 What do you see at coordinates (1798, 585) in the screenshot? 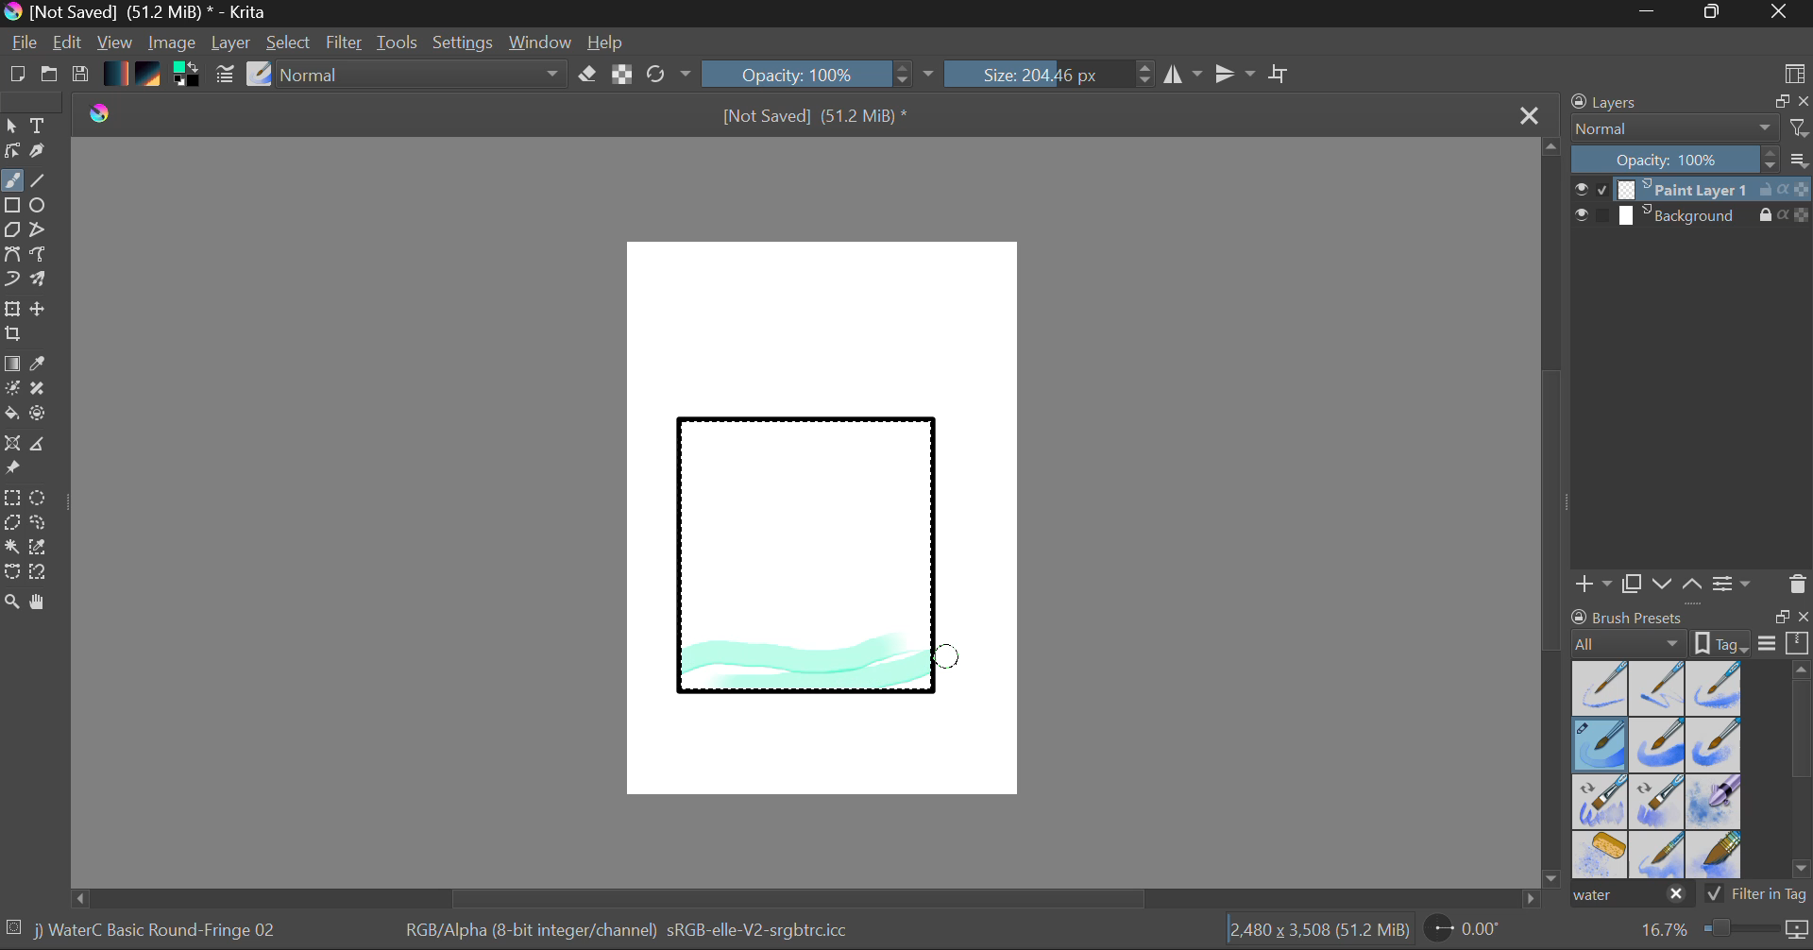
I see `Delete Layer` at bounding box center [1798, 585].